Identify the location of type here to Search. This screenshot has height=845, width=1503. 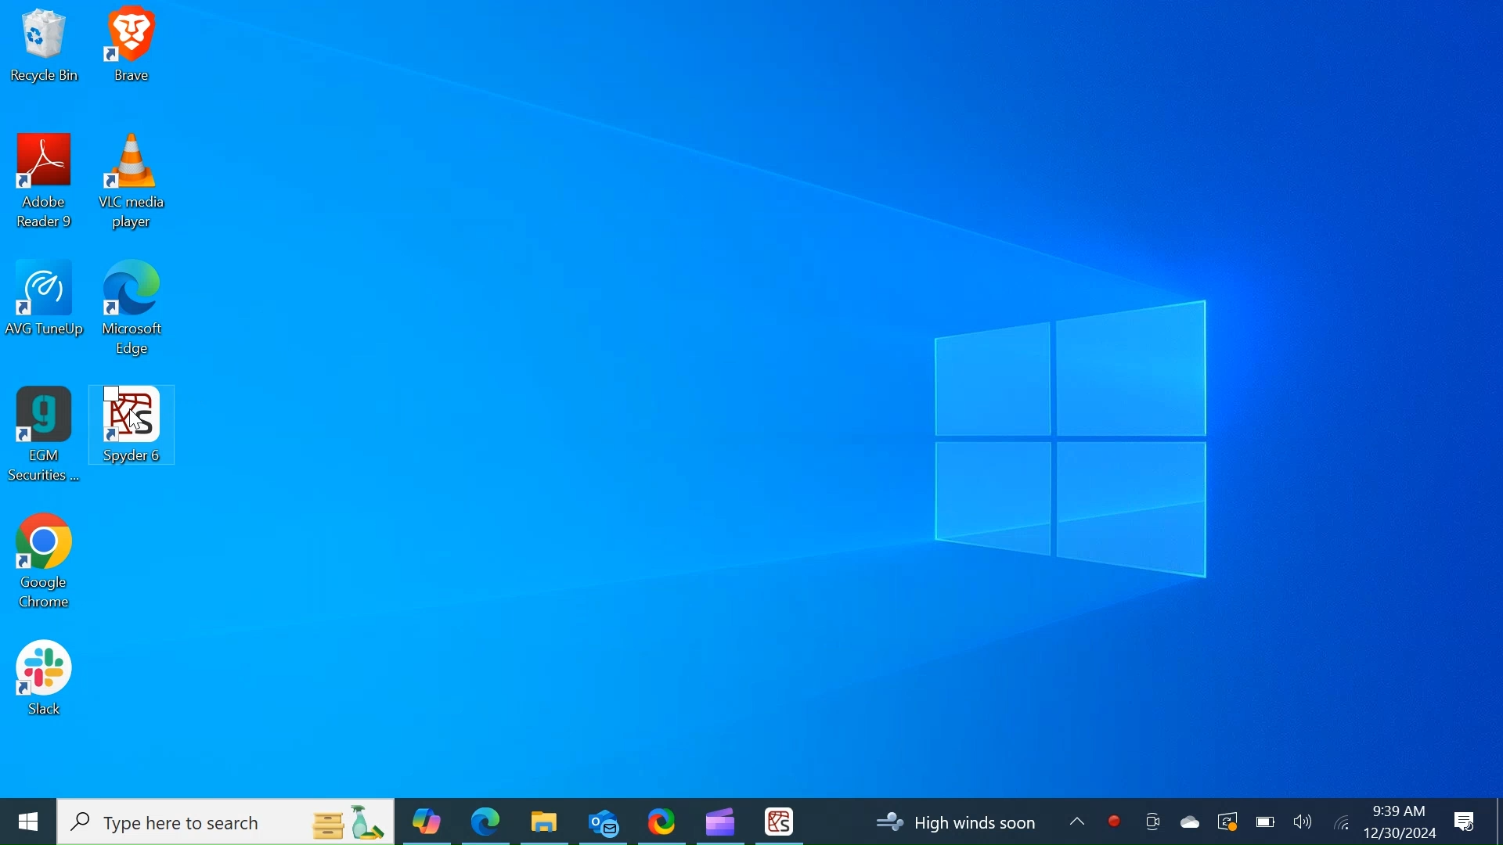
(227, 822).